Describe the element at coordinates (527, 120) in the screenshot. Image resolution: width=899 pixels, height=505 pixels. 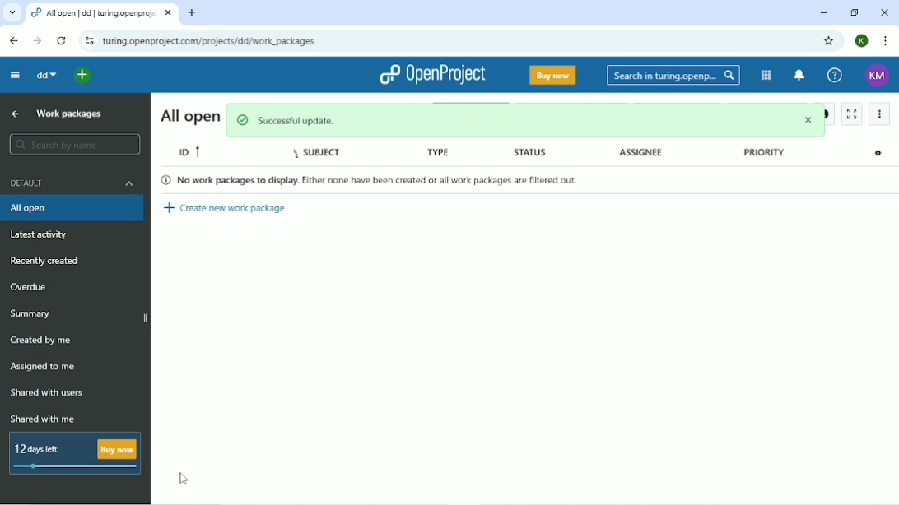
I see `Successful update` at that location.